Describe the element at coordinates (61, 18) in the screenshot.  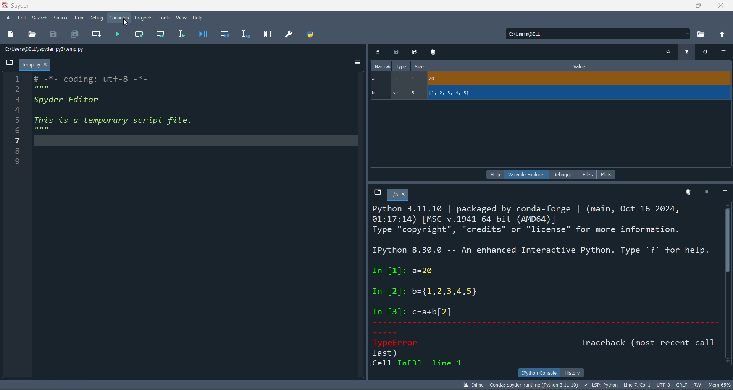
I see `Source` at that location.